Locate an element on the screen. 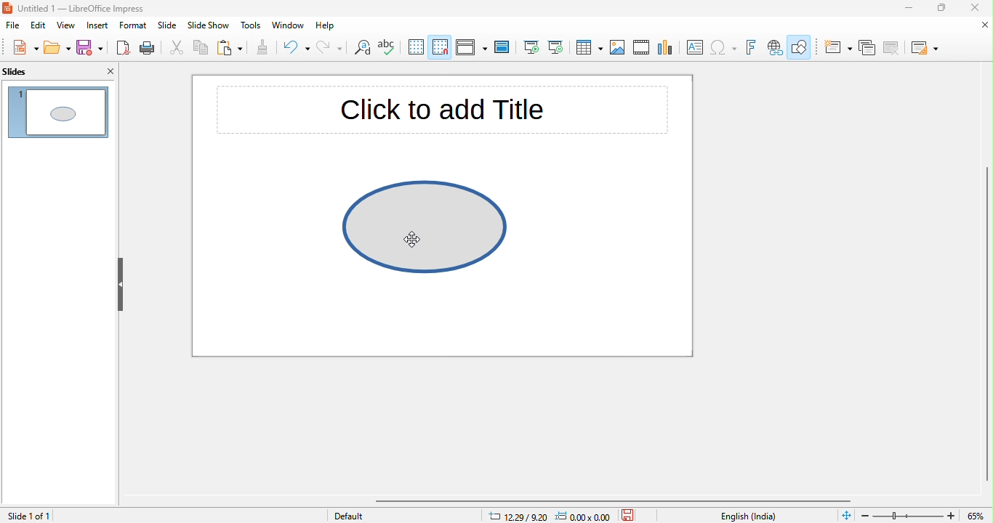 This screenshot has height=523, width=993. find and replace is located at coordinates (361, 49).